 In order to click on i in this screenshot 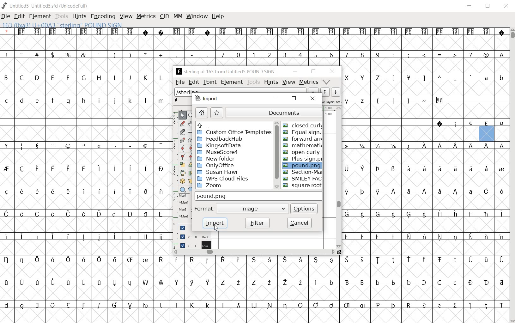, I will do `click(99, 101)`.